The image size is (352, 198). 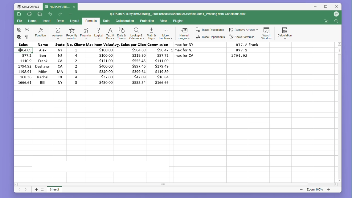 I want to click on scroll left, so click(x=17, y=185).